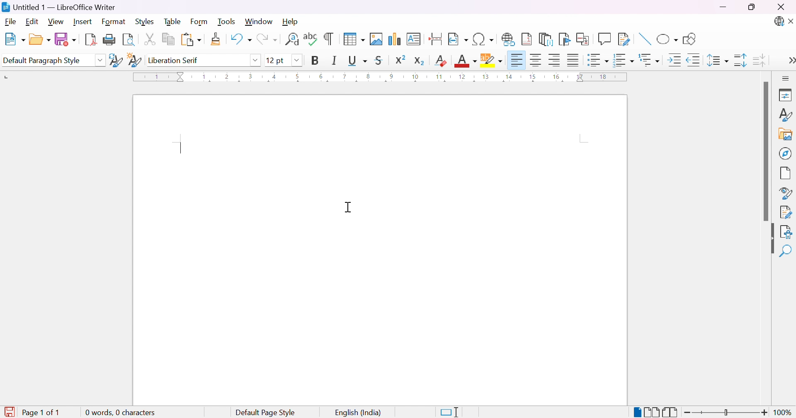 The height and width of the screenshot is (418, 796). I want to click on Superscript, so click(400, 59).